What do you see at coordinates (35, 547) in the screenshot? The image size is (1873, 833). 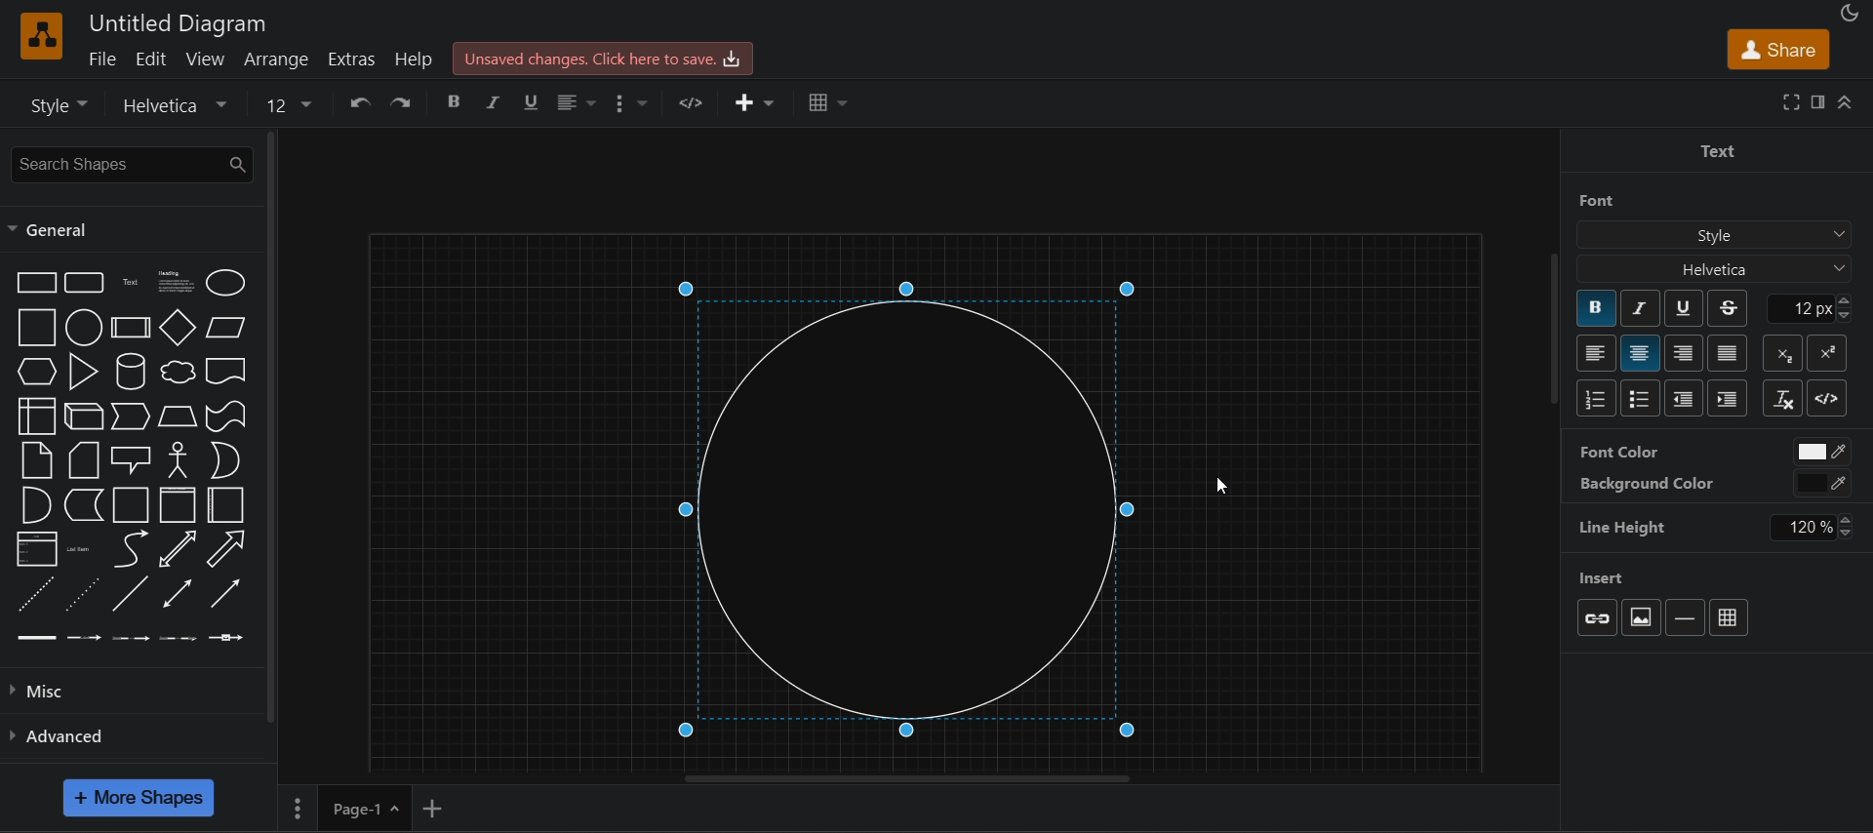 I see `list` at bounding box center [35, 547].